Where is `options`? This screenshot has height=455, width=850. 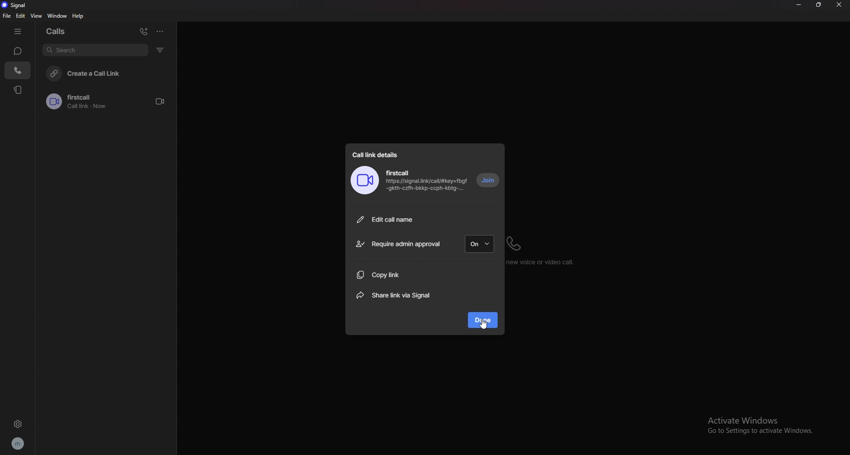
options is located at coordinates (160, 31).